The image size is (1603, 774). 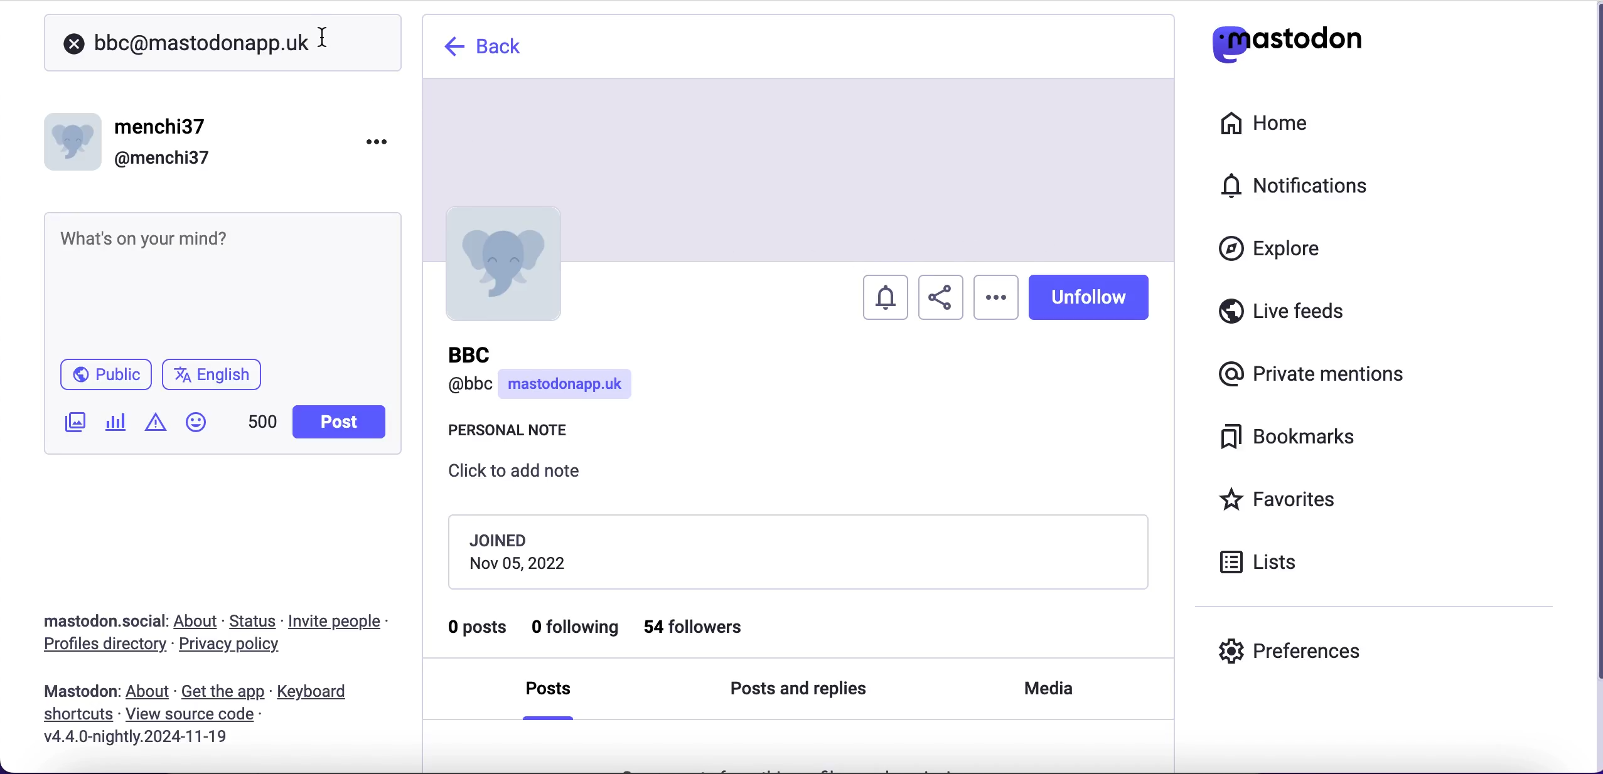 What do you see at coordinates (158, 424) in the screenshot?
I see `add content warning` at bounding box center [158, 424].